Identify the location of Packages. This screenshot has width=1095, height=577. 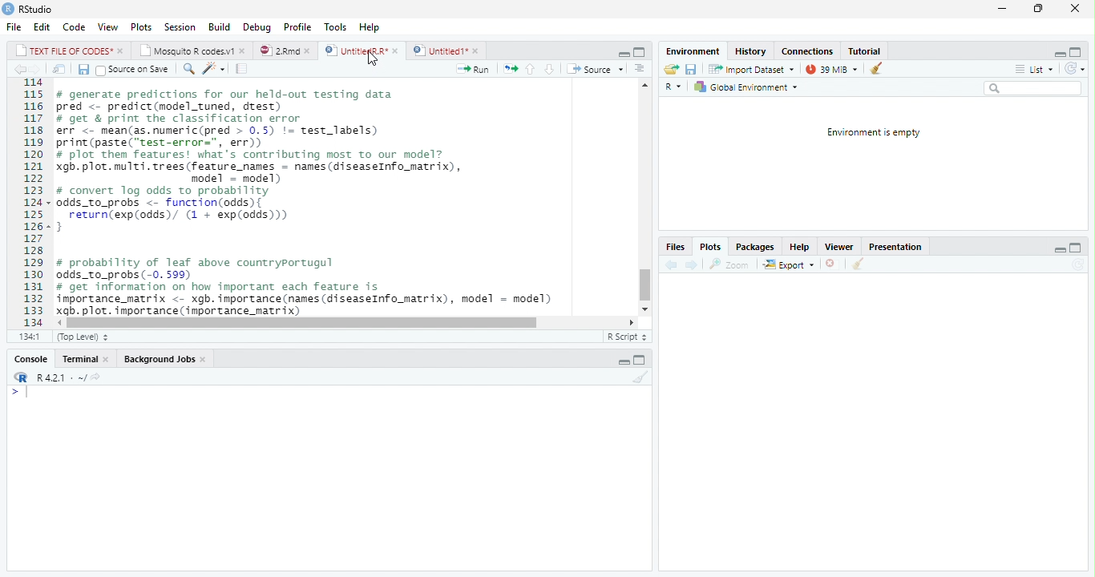
(755, 247).